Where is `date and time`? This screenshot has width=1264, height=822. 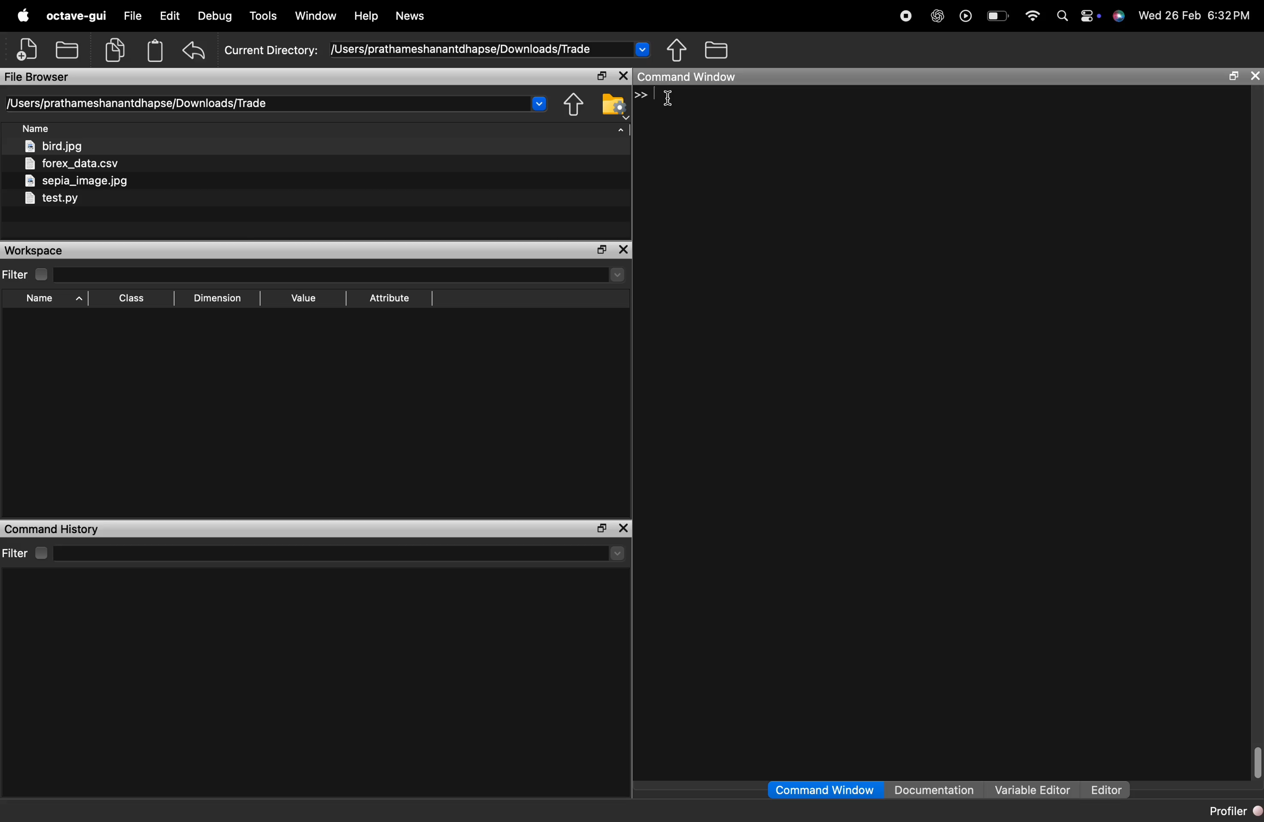 date and time is located at coordinates (1200, 18).